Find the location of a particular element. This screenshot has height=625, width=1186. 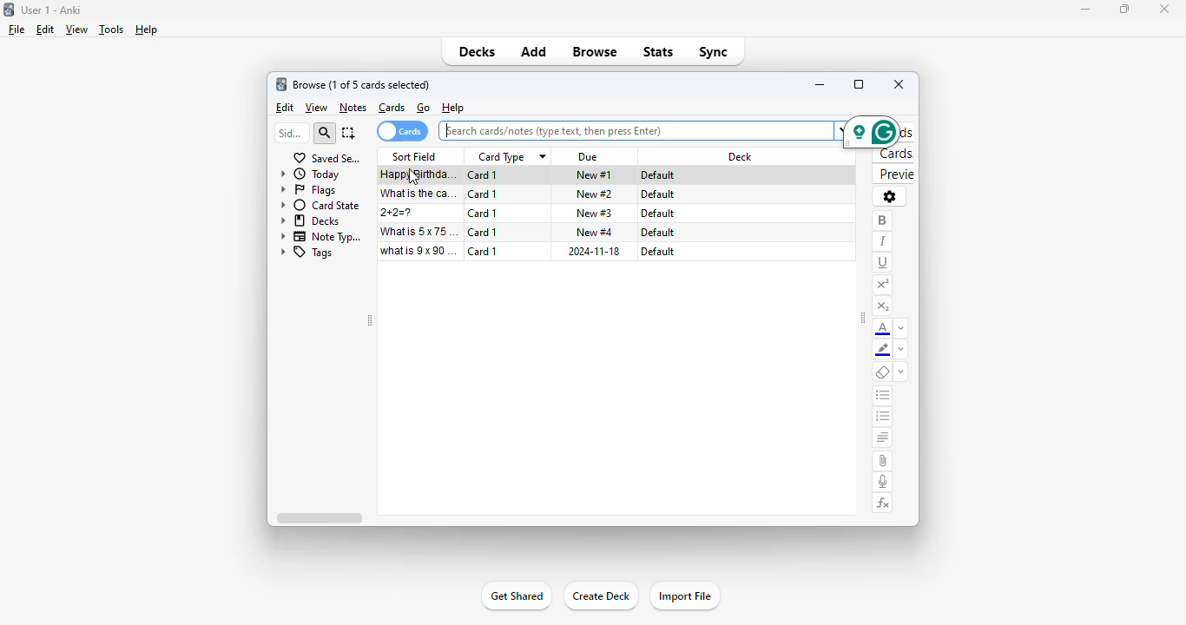

notes is located at coordinates (353, 109).